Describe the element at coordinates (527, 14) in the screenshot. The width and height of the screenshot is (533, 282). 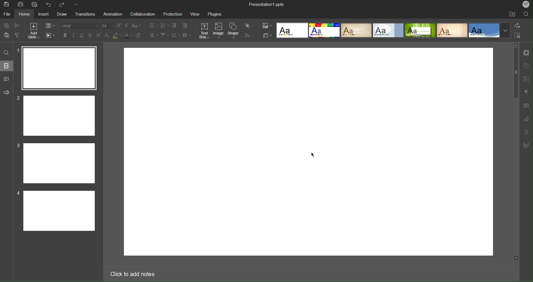
I see `Search` at that location.